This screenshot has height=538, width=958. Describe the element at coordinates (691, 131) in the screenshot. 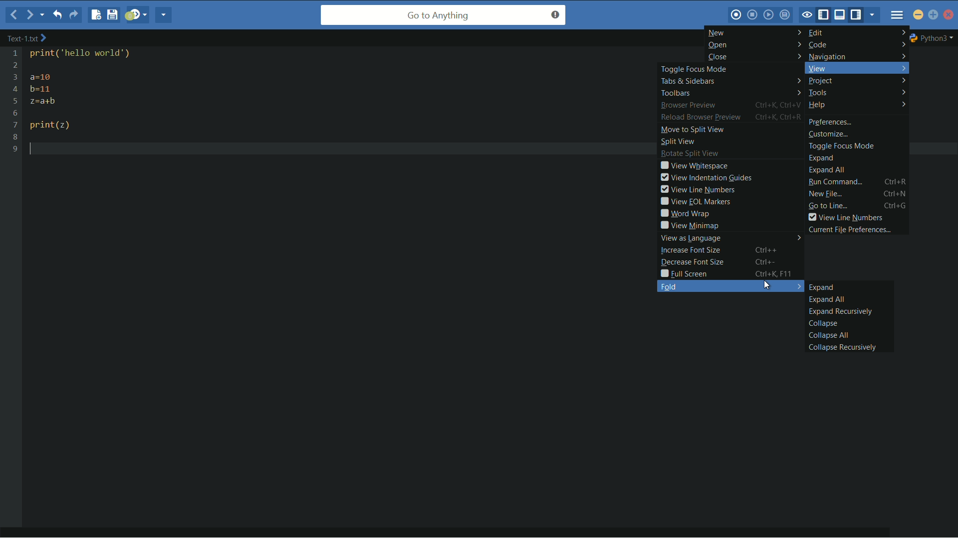

I see `move to split view` at that location.